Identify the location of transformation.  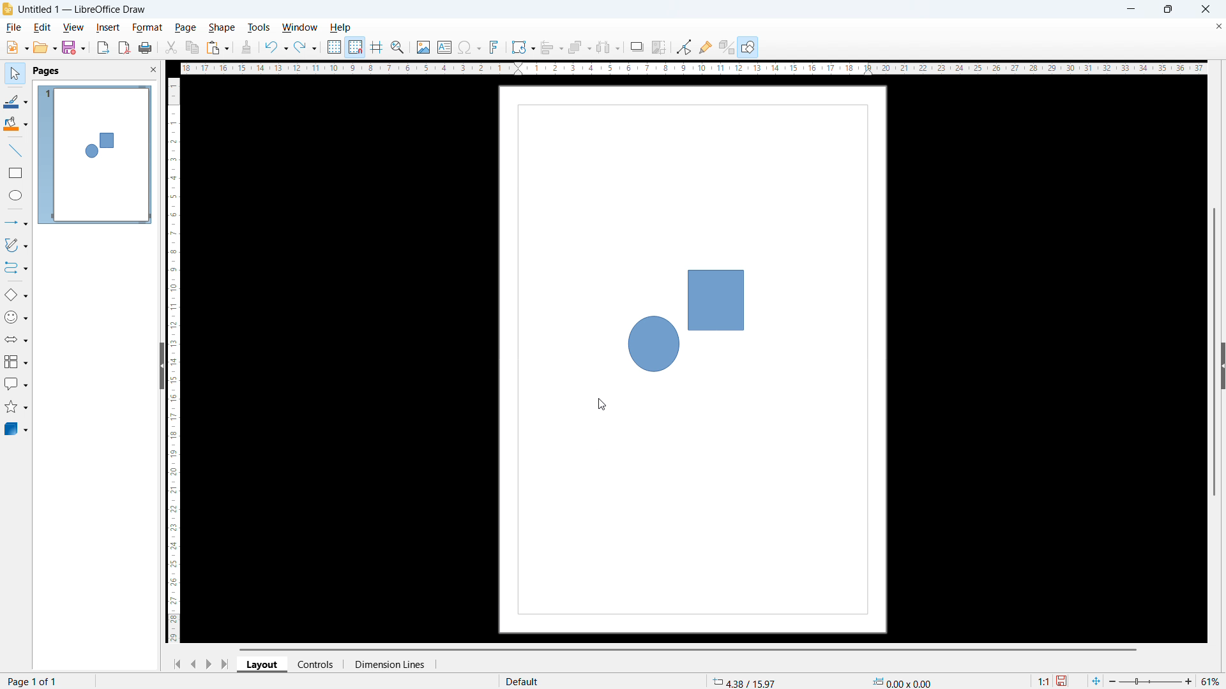
(522, 48).